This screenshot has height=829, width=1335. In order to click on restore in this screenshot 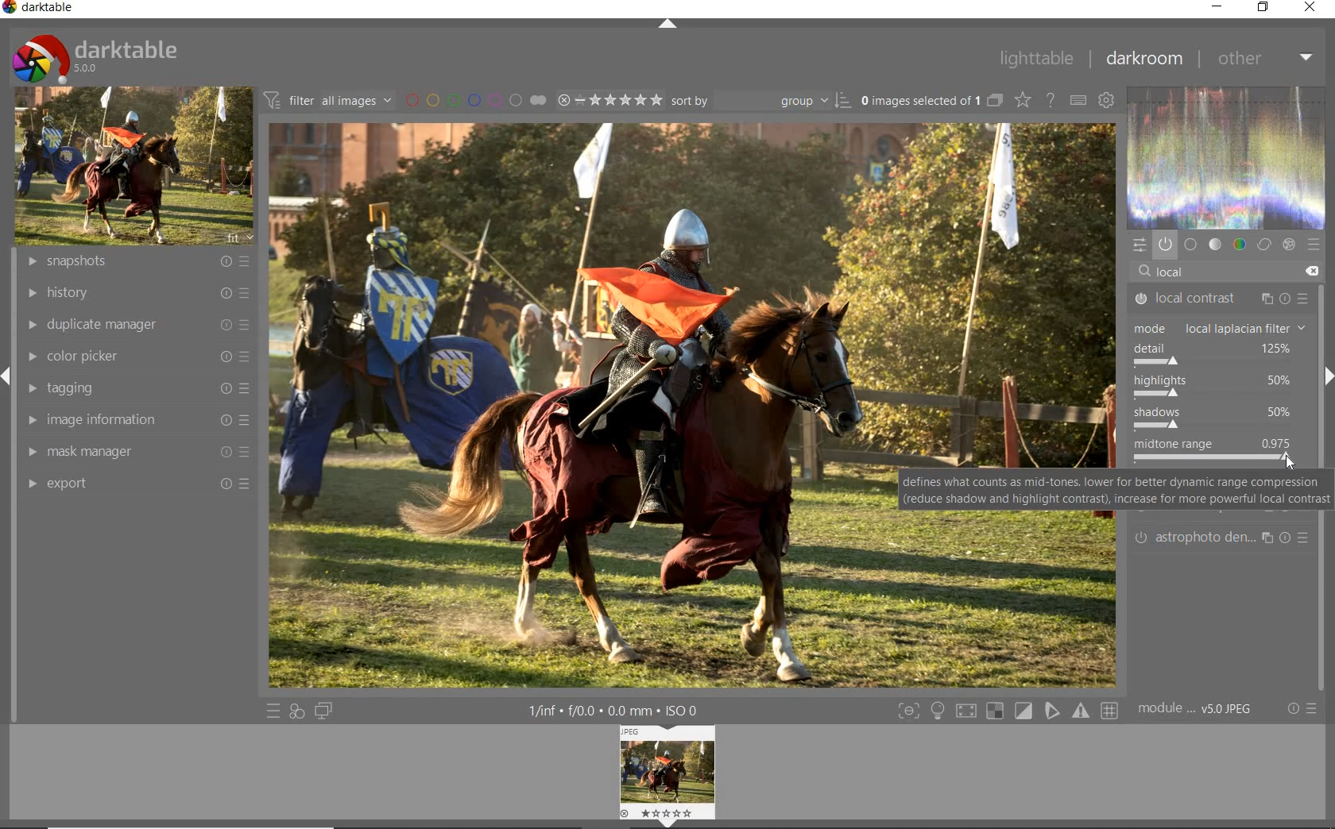, I will do `click(1264, 10)`.